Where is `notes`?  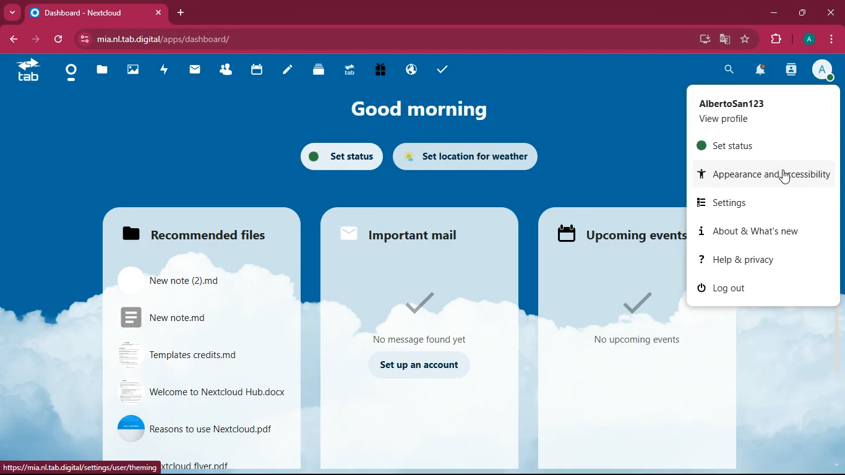 notes is located at coordinates (287, 71).